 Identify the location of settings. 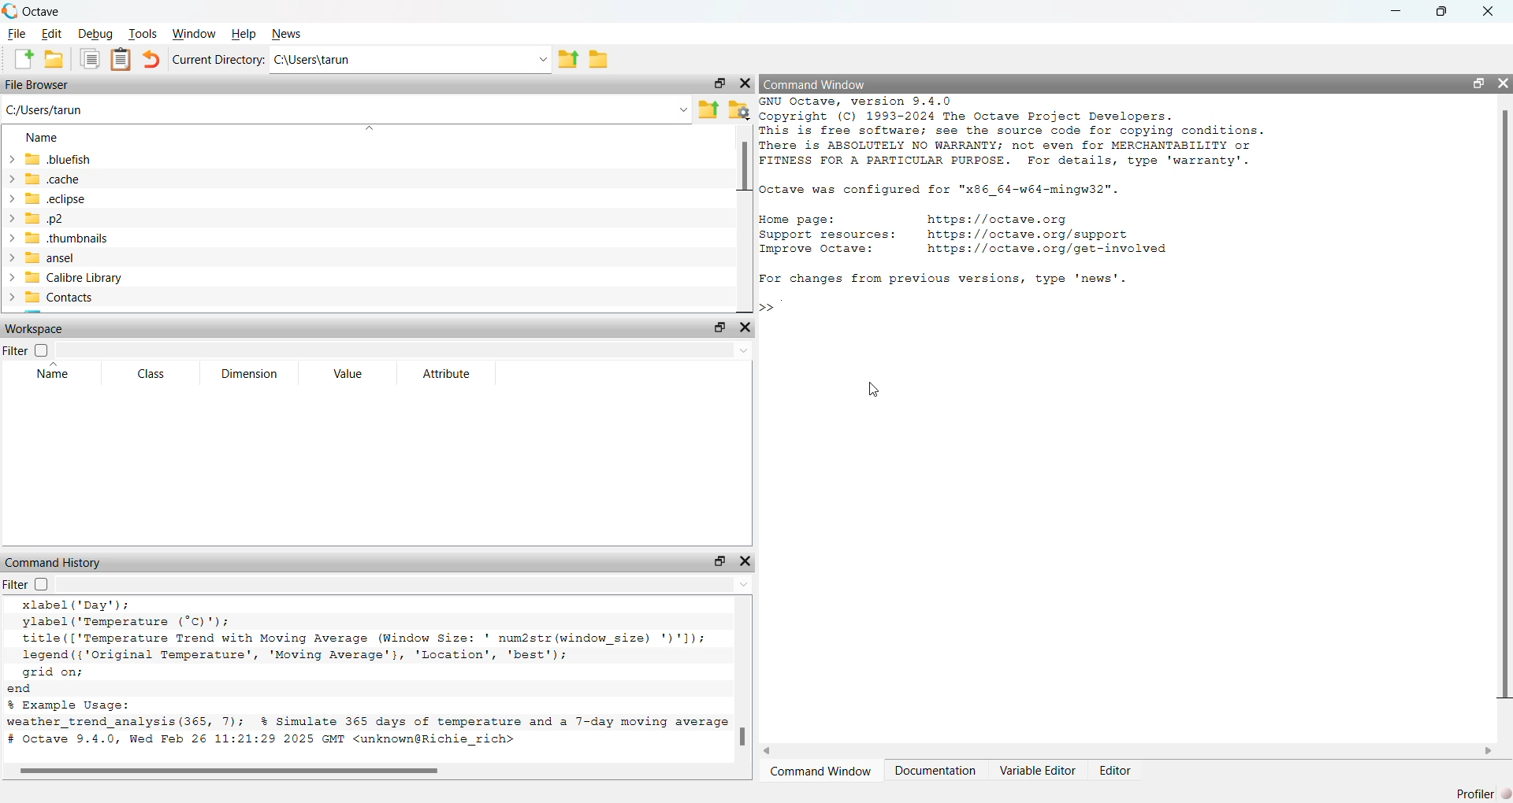
(742, 109).